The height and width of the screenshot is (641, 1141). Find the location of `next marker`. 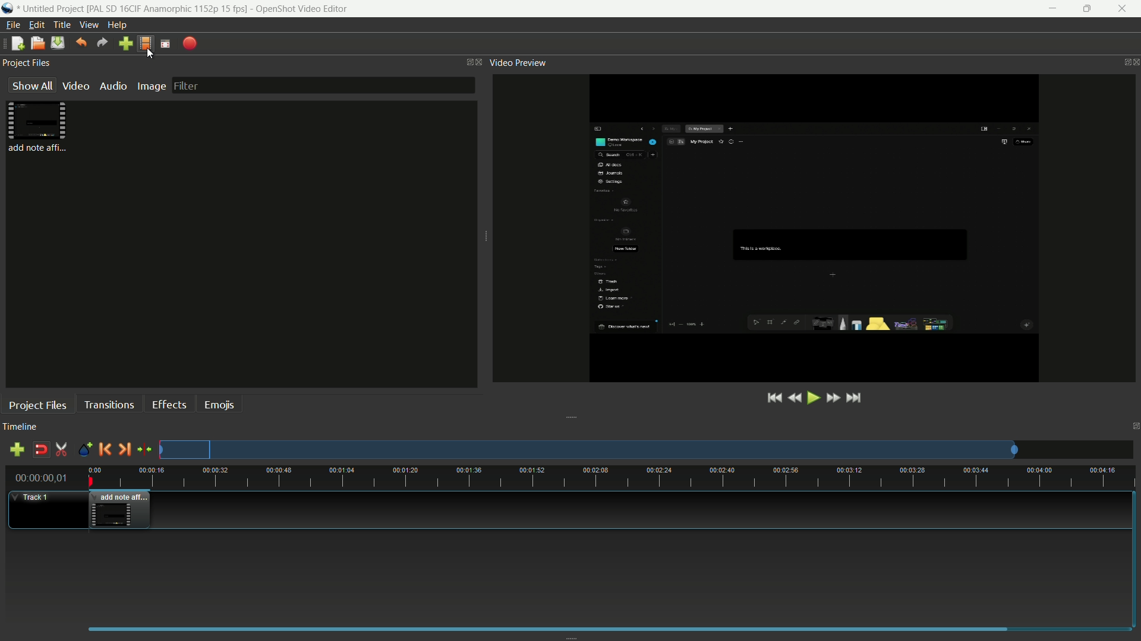

next marker is located at coordinates (123, 449).